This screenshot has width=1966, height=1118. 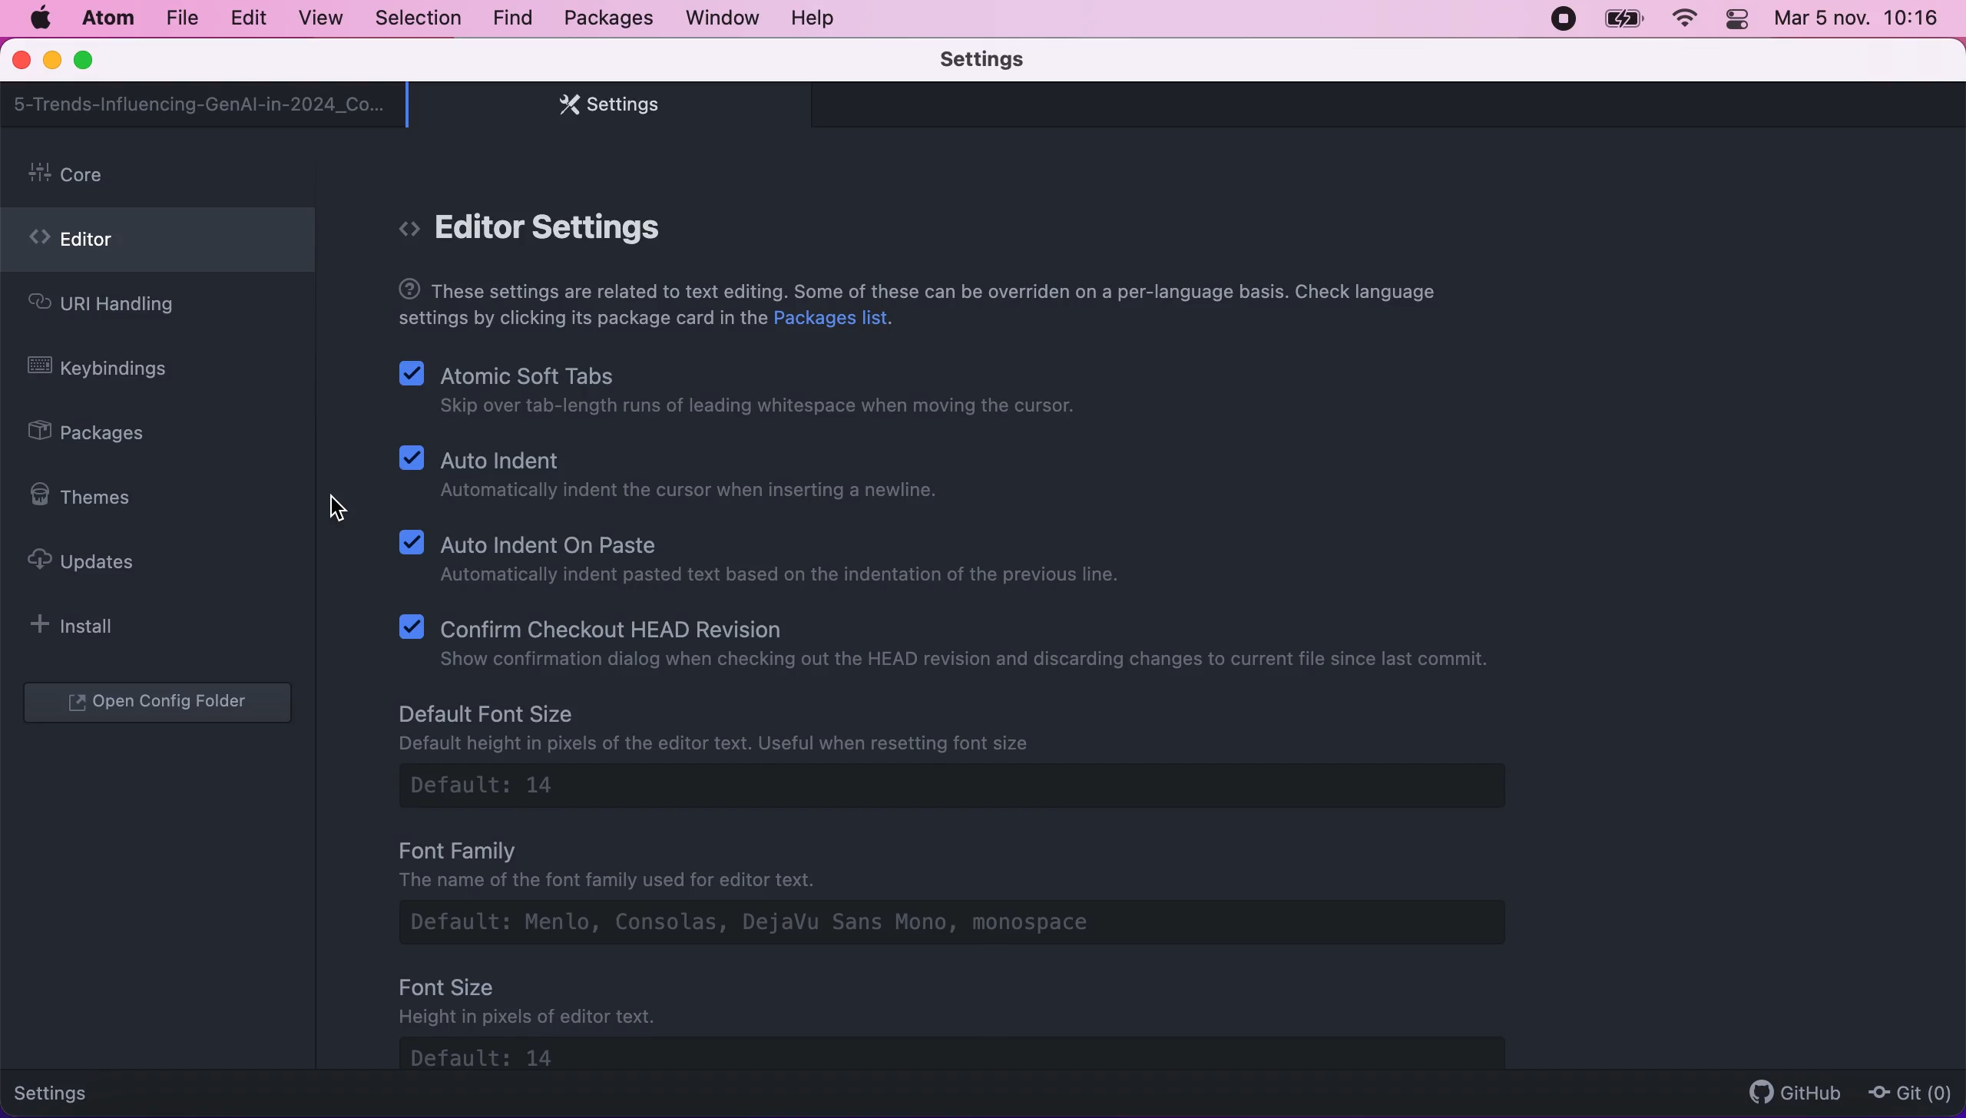 I want to click on window, so click(x=723, y=17).